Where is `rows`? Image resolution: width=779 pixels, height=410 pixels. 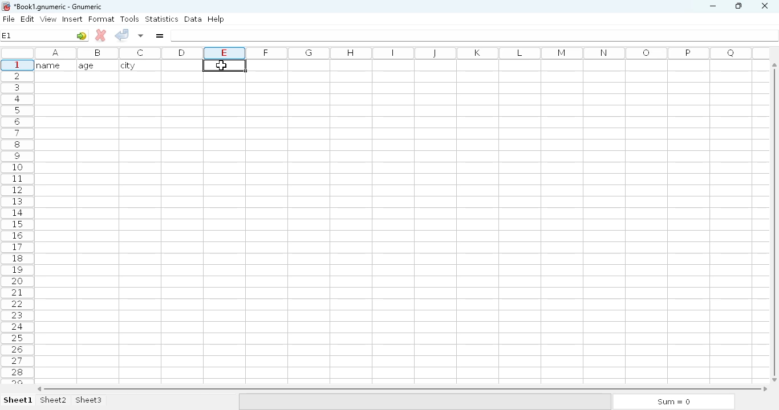
rows is located at coordinates (17, 221).